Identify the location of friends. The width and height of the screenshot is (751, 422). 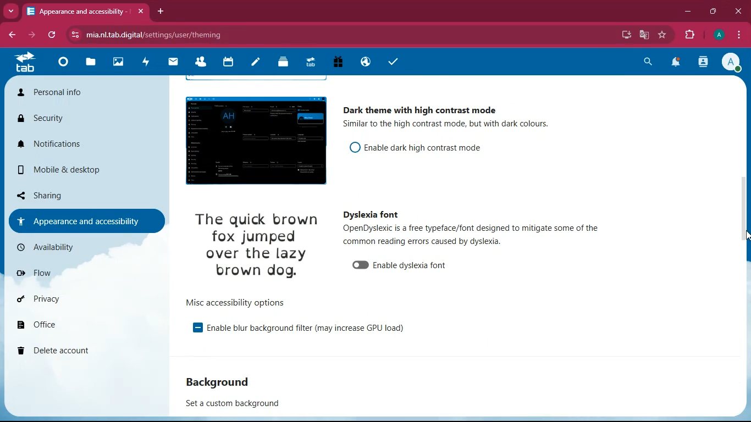
(204, 62).